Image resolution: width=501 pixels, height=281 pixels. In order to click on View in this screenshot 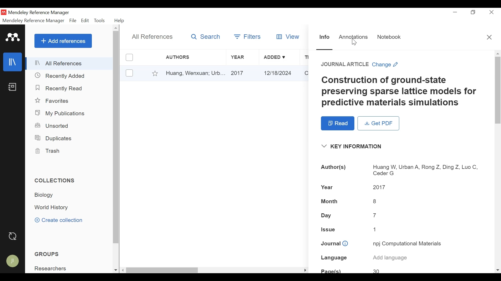, I will do `click(287, 36)`.